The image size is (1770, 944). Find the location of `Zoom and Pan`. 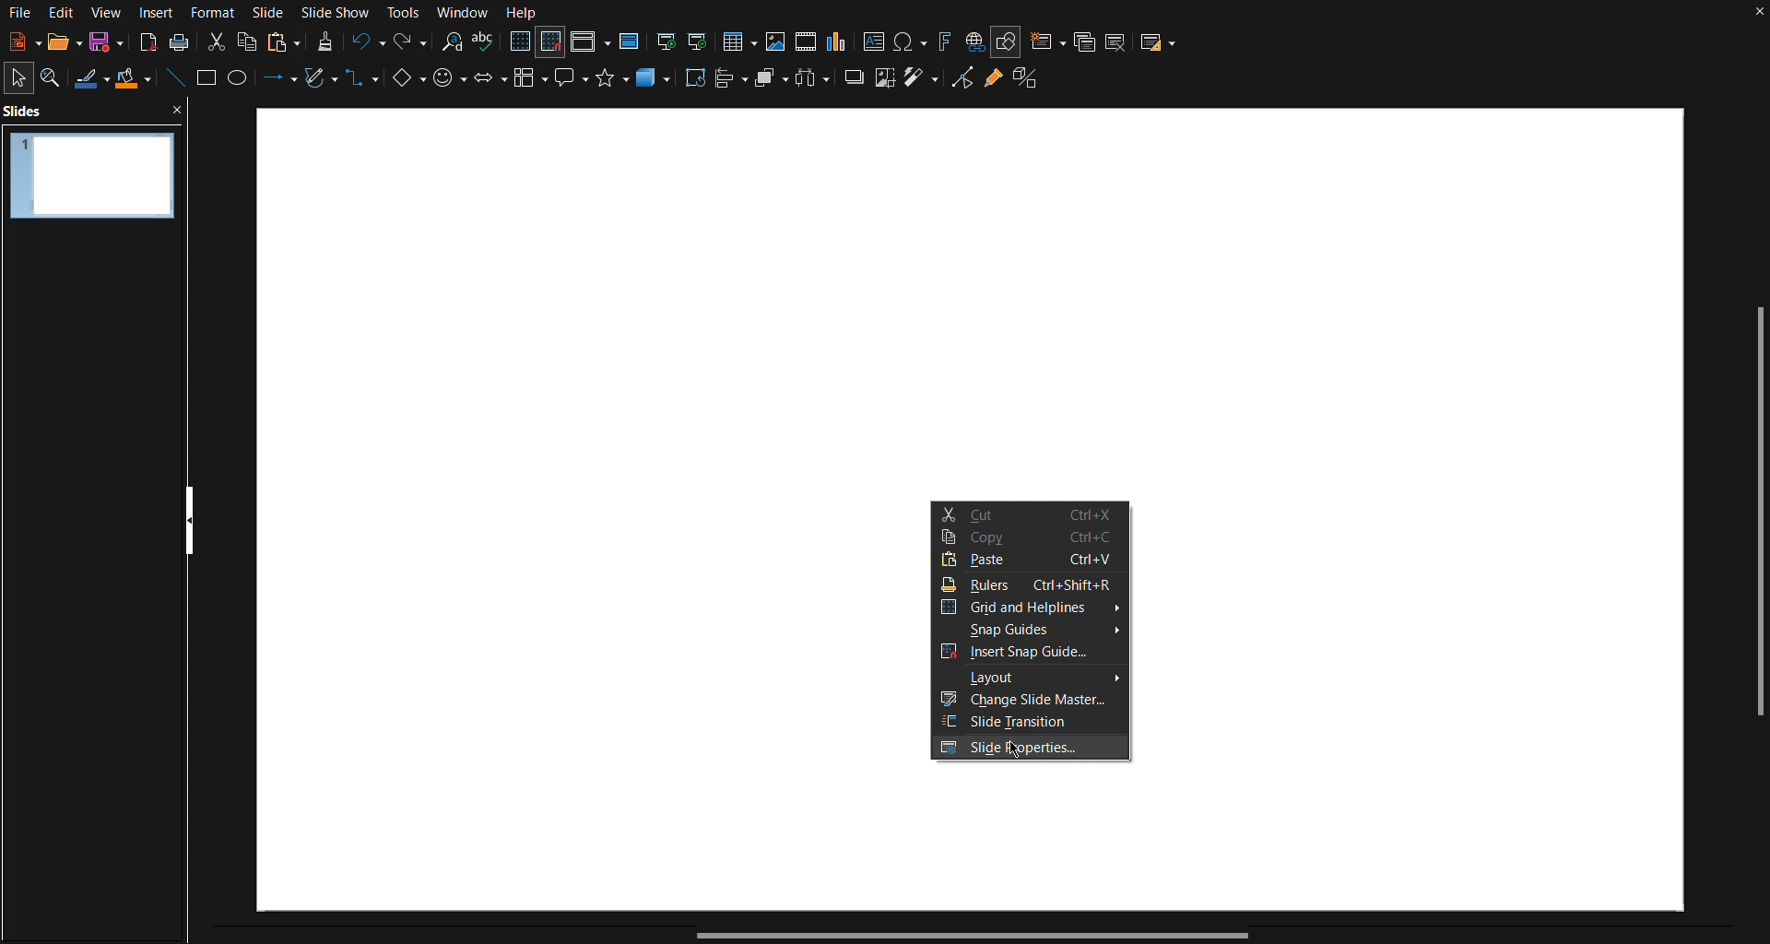

Zoom and Pan is located at coordinates (56, 78).